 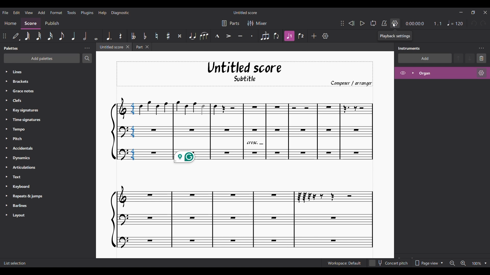 What do you see at coordinates (42, 58) in the screenshot?
I see `Add palette` at bounding box center [42, 58].